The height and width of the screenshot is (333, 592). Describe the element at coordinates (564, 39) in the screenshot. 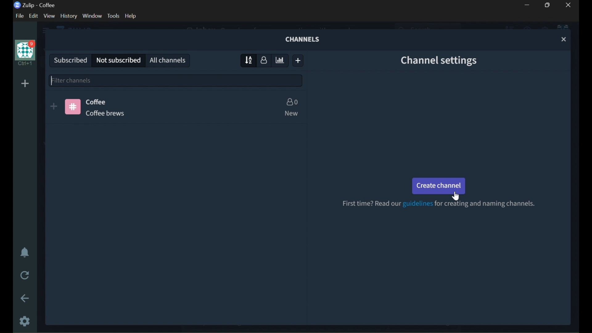

I see `CLOSE` at that location.